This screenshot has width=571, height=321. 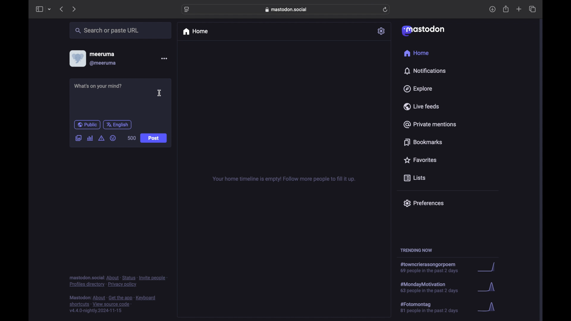 I want to click on settings, so click(x=382, y=31).